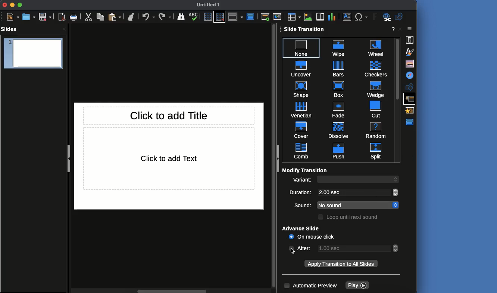  I want to click on scroll, so click(396, 249).